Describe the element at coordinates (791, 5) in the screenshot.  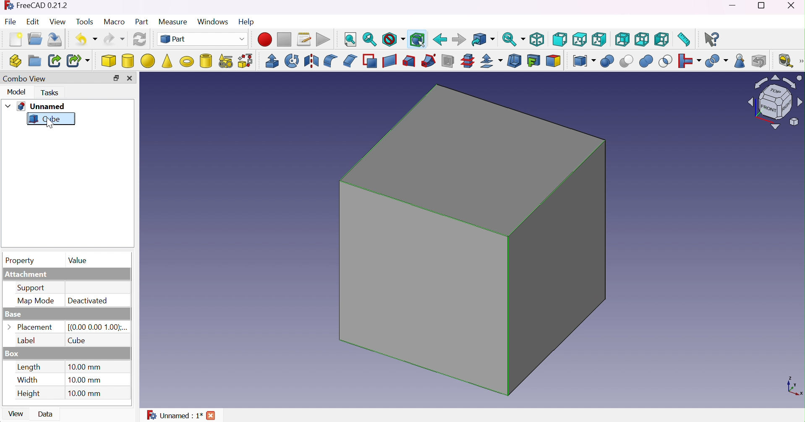
I see `Close` at that location.